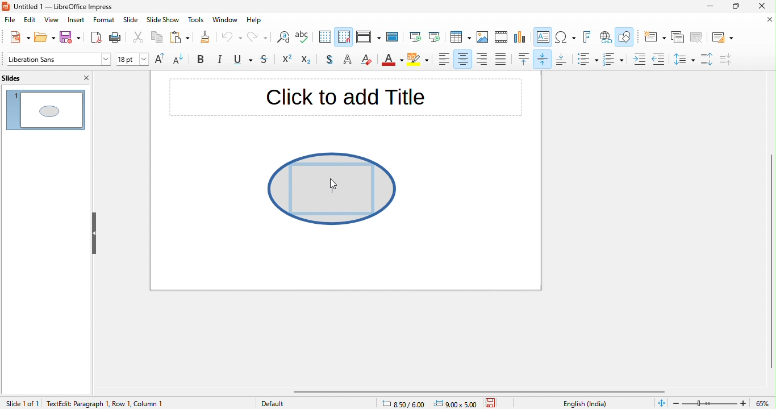 This screenshot has width=776, height=409. Describe the element at coordinates (155, 38) in the screenshot. I see `copy` at that location.